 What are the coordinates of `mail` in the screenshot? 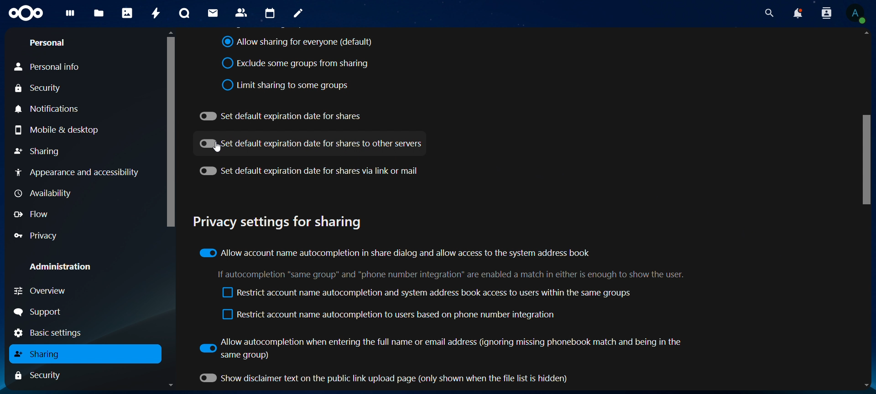 It's located at (213, 12).